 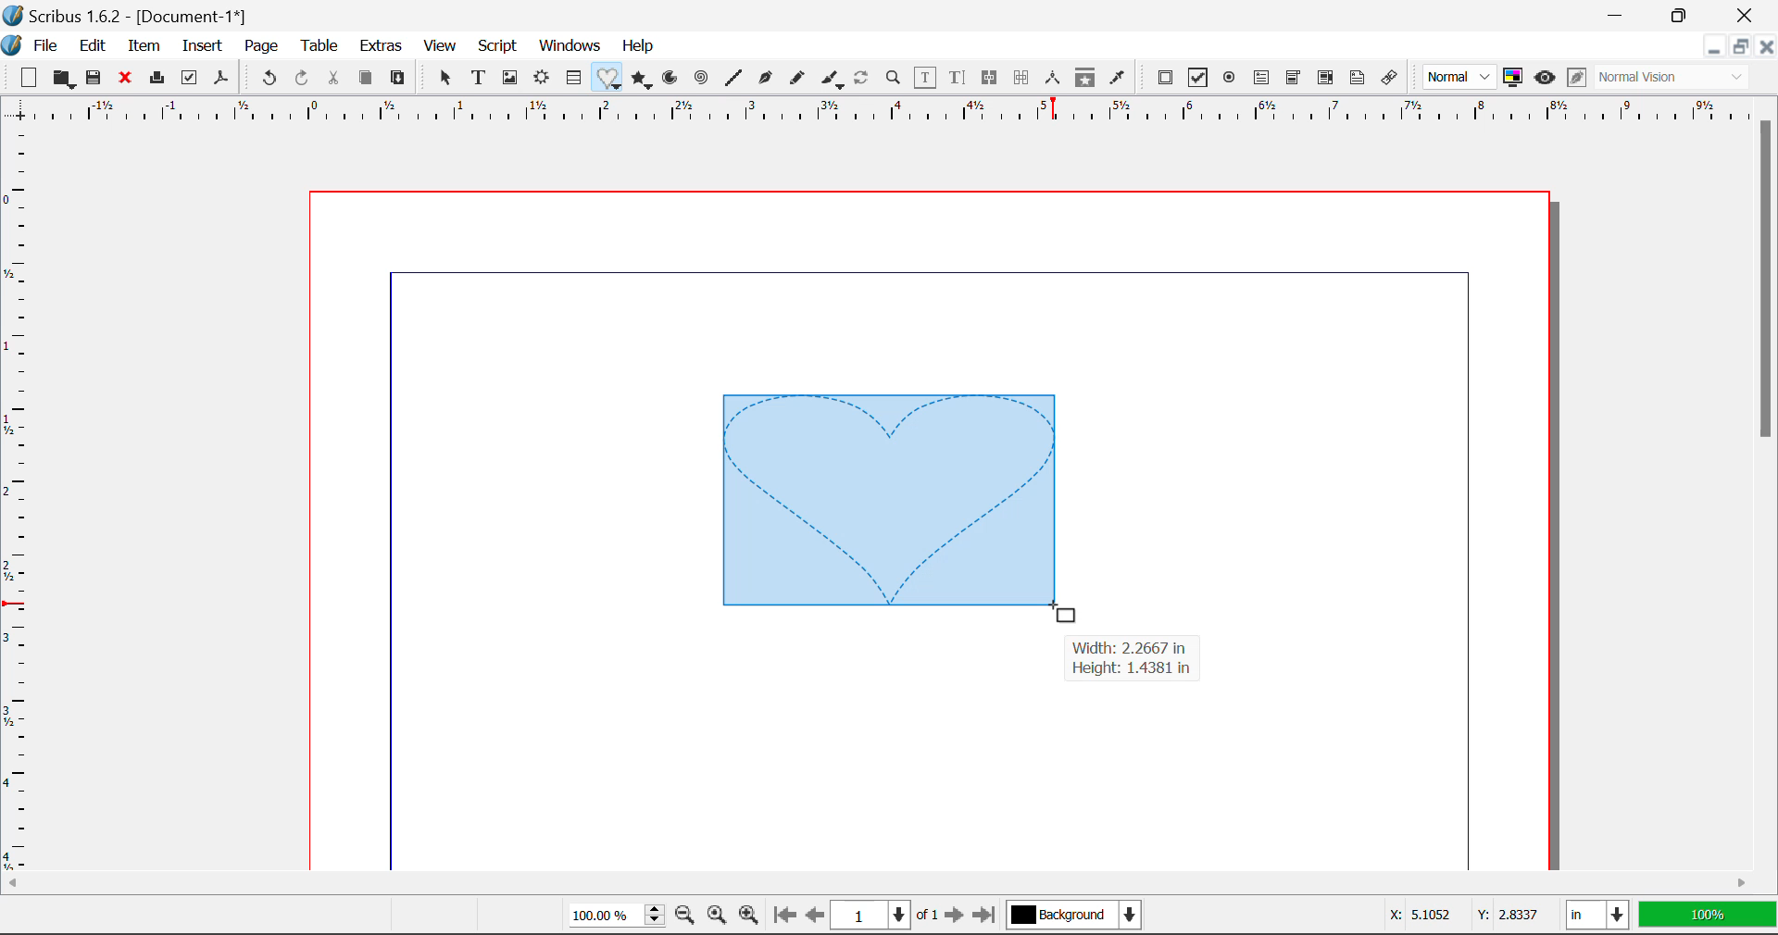 What do you see at coordinates (715, 917) in the screenshot?
I see `Zoom to 100%` at bounding box center [715, 917].